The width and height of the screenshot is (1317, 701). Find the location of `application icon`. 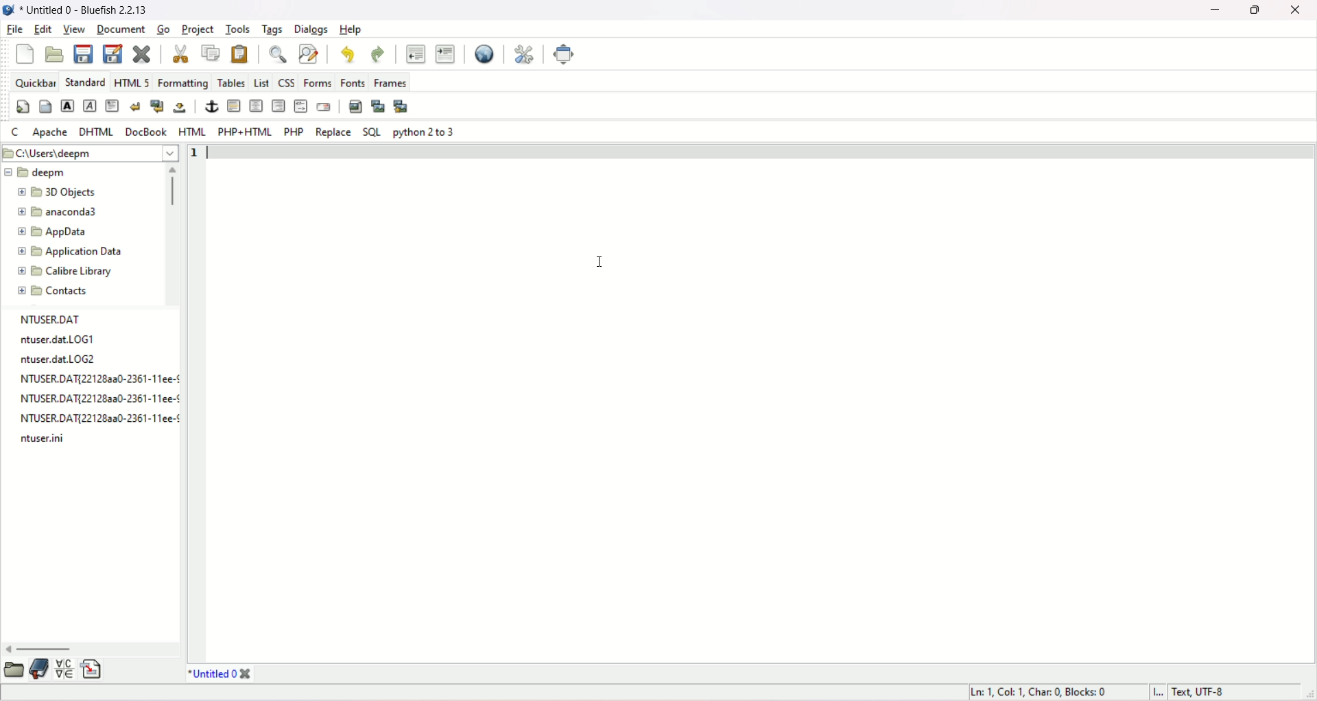

application icon is located at coordinates (9, 8).